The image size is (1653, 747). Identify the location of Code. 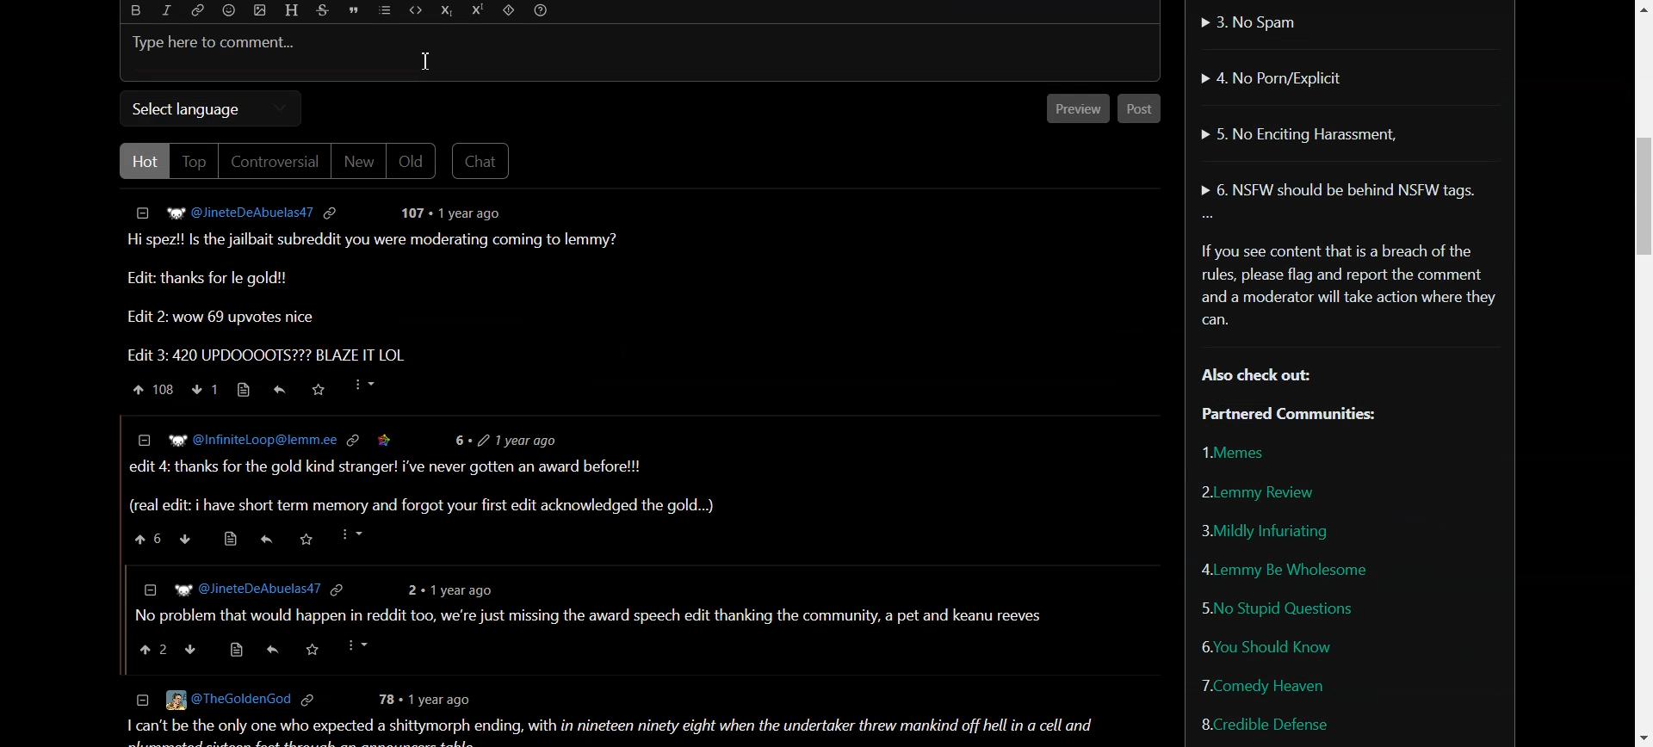
(417, 10).